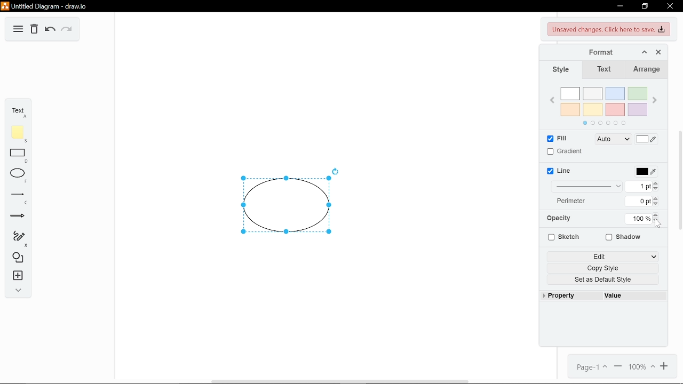 Image resolution: width=683 pixels, height=384 pixels. What do you see at coordinates (609, 29) in the screenshot?
I see `Unsaved chaanges` at bounding box center [609, 29].